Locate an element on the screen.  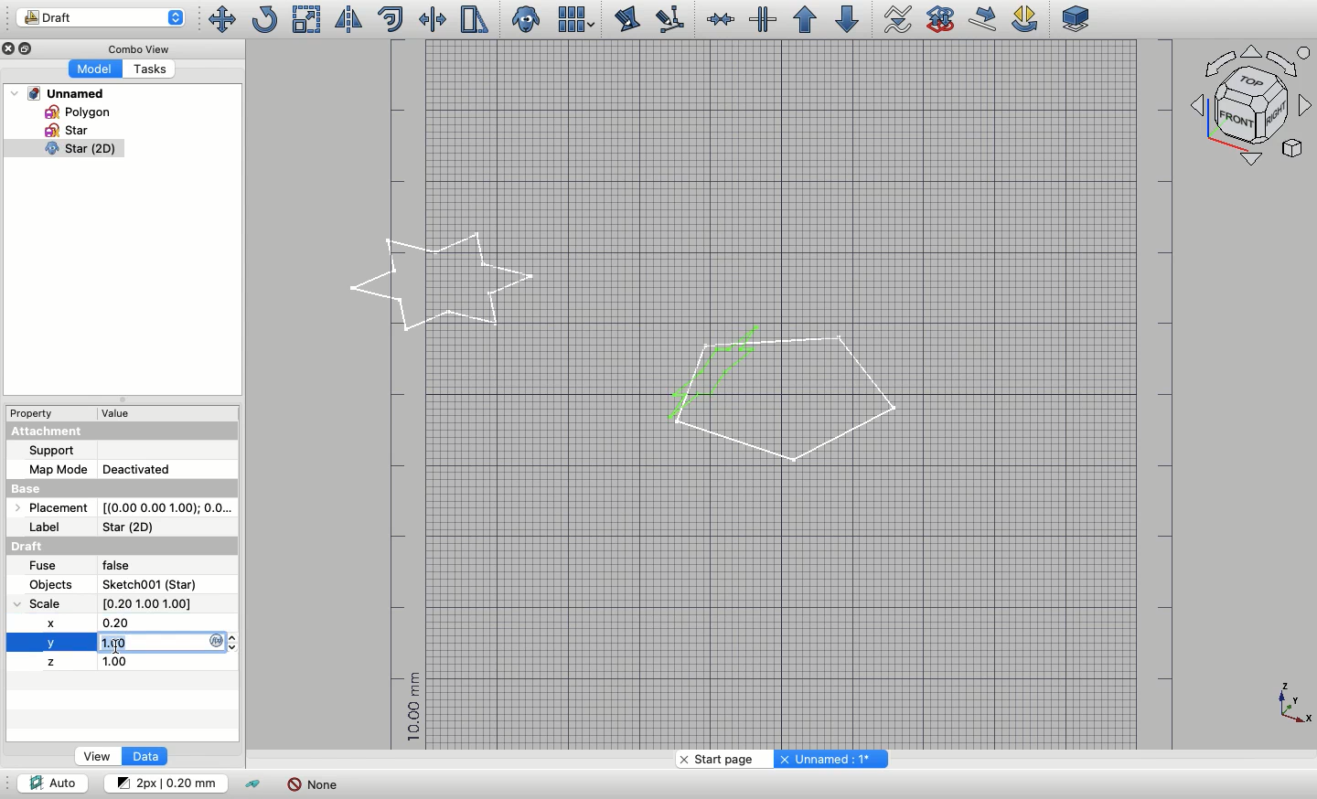
False is located at coordinates (130, 566).